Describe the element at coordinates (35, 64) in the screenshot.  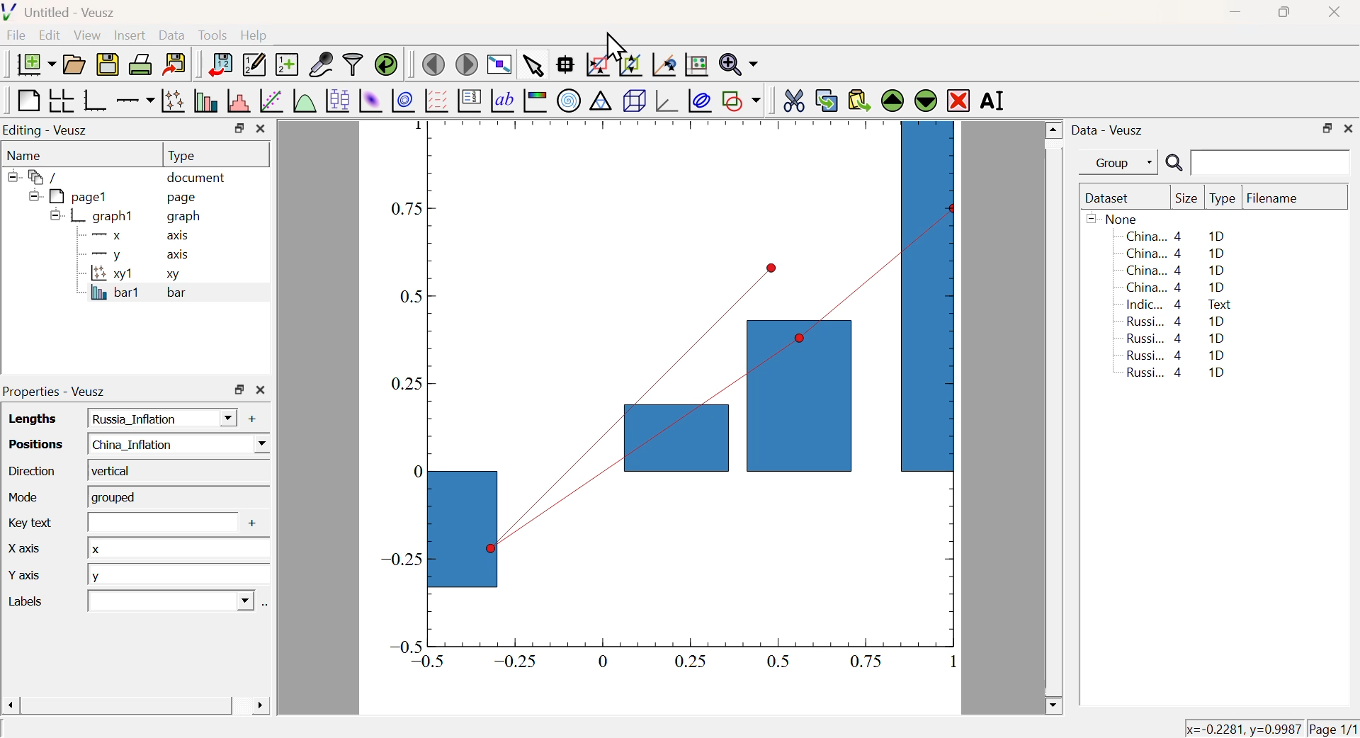
I see `New Document` at that location.